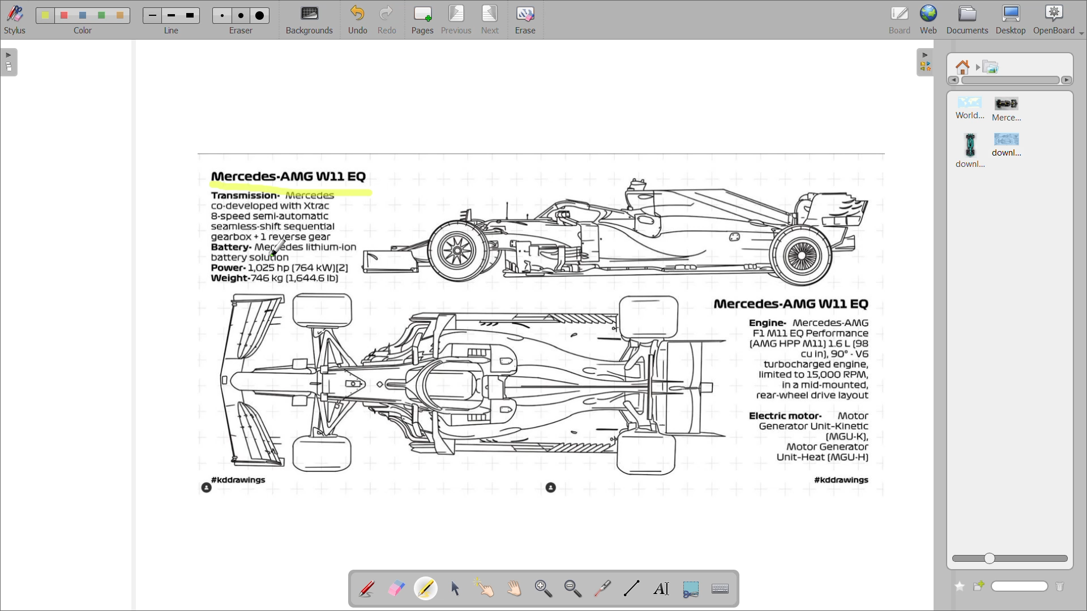  I want to click on draw lines, so click(634, 587).